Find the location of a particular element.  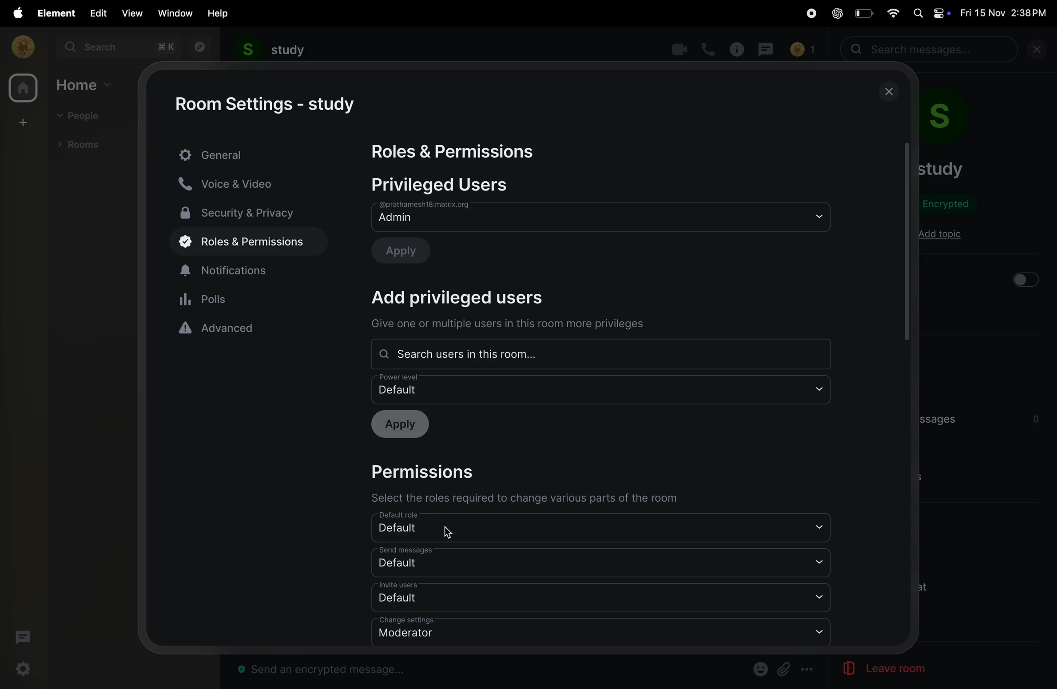

change settings is located at coordinates (600, 632).